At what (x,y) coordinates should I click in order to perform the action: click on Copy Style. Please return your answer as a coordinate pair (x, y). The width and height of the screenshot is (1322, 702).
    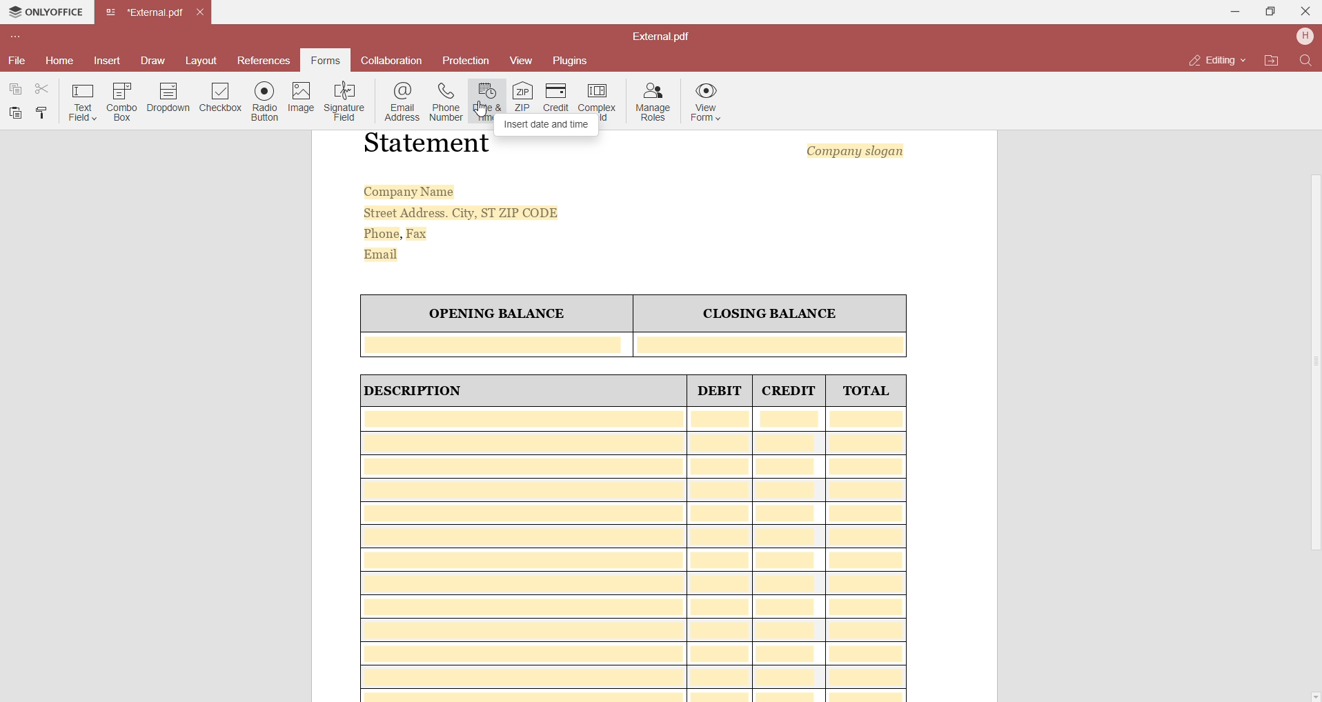
    Looking at the image, I should click on (43, 112).